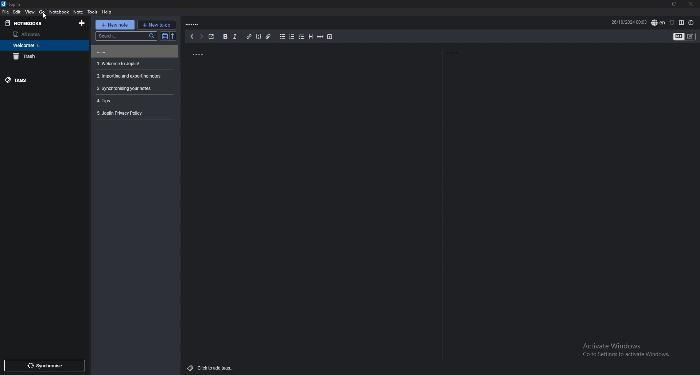  Describe the element at coordinates (202, 23) in the screenshot. I see `note name` at that location.